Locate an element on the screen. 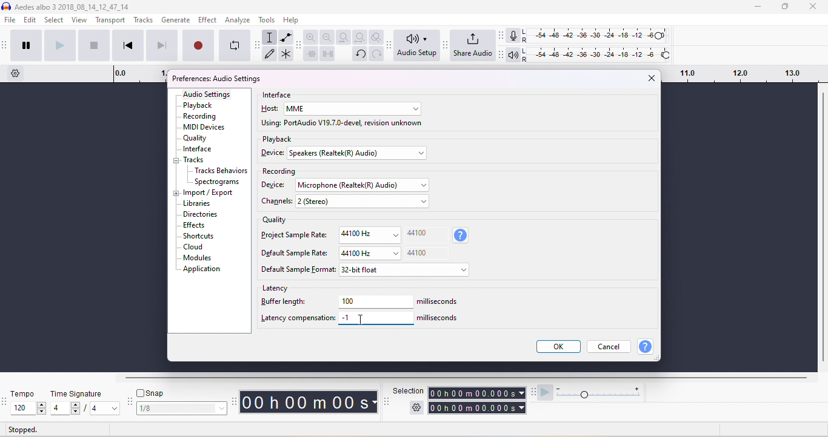 This screenshot has width=828, height=437. view is located at coordinates (80, 19).